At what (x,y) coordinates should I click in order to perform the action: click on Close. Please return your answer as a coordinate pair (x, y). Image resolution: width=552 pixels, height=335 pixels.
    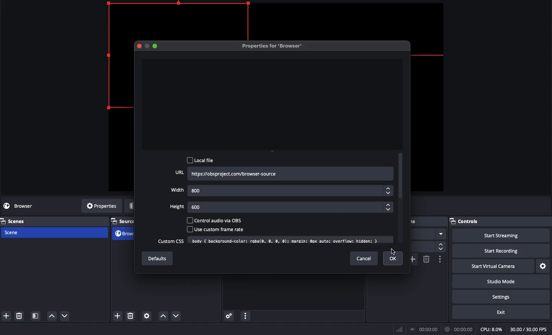
    Looking at the image, I should click on (141, 47).